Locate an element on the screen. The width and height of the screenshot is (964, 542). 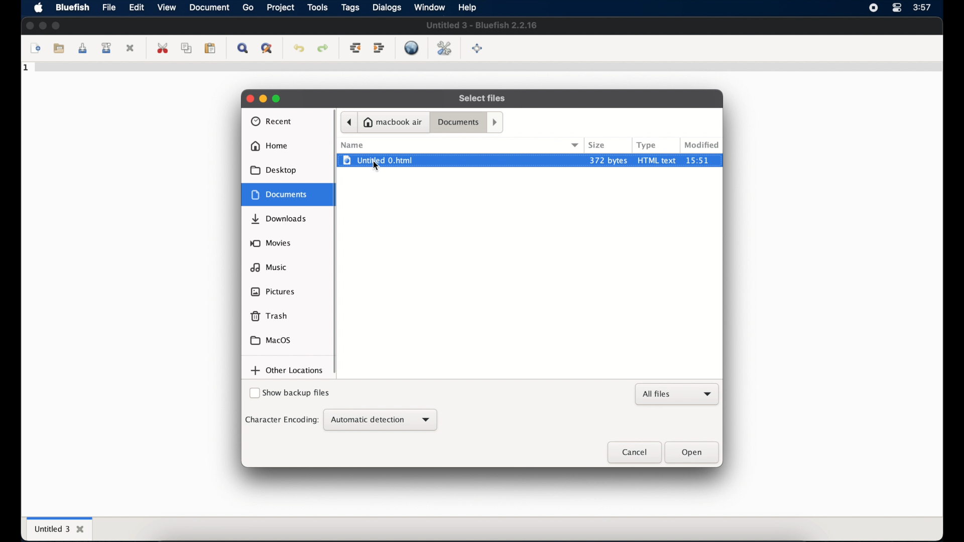
save file as is located at coordinates (108, 48).